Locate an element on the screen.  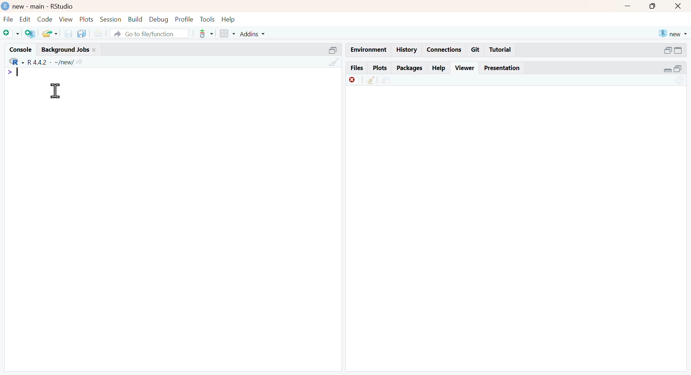
git is located at coordinates (476, 50).